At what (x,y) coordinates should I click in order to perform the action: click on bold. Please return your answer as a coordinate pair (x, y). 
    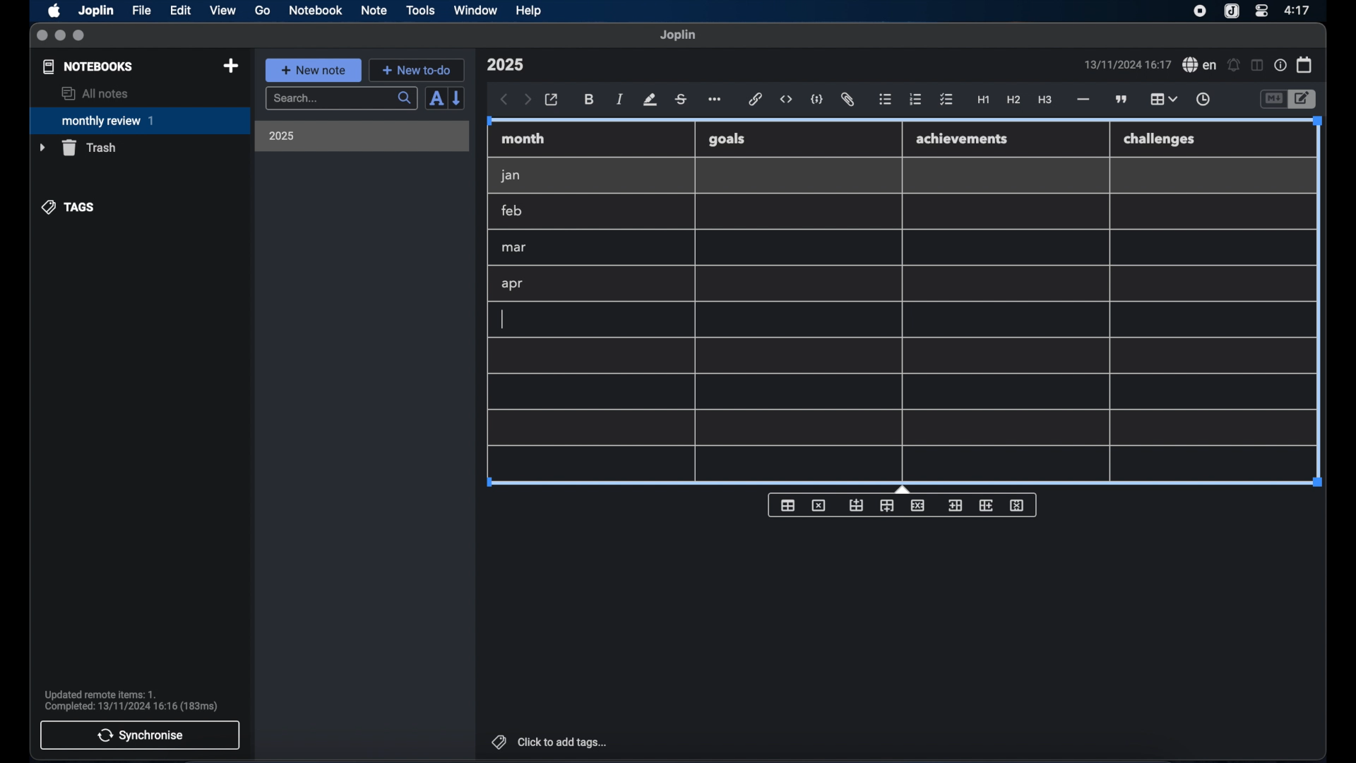
    Looking at the image, I should click on (590, 100).